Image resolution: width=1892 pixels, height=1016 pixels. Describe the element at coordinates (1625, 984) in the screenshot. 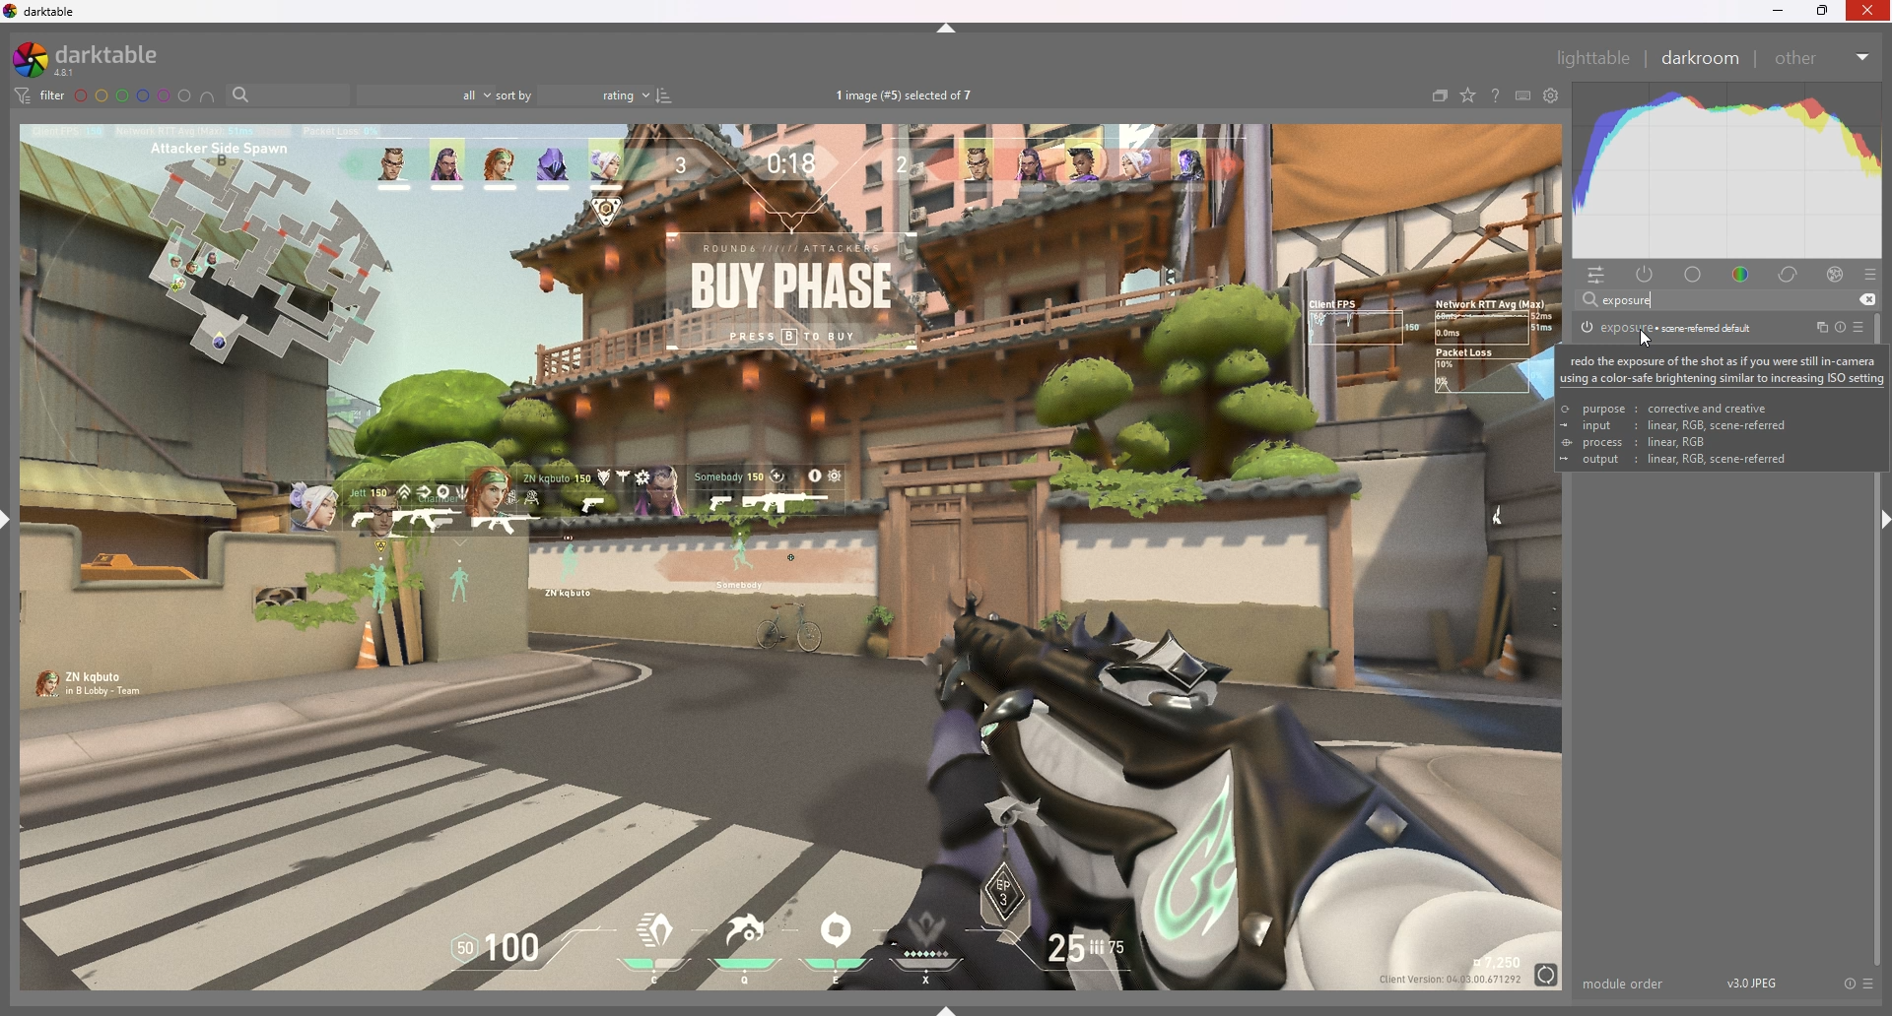

I see `module order` at that location.